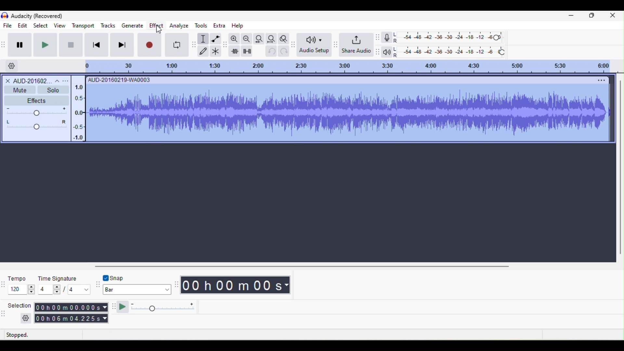 Image resolution: width=624 pixels, height=351 pixels. Describe the element at coordinates (215, 51) in the screenshot. I see `multi tool` at that location.